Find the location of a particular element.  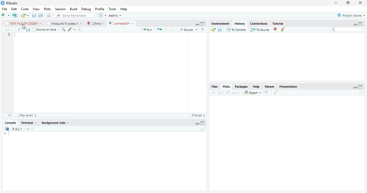

View is located at coordinates (36, 9).